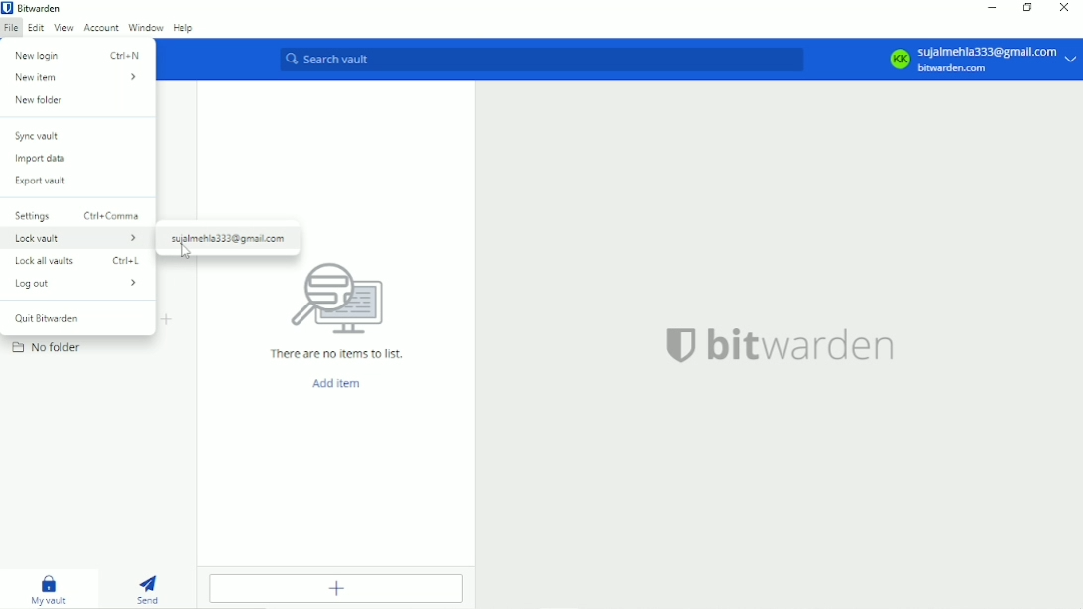  Describe the element at coordinates (39, 137) in the screenshot. I see `Sync vault` at that location.